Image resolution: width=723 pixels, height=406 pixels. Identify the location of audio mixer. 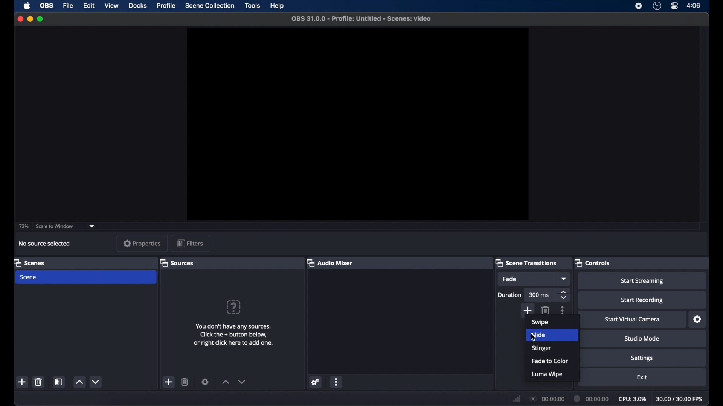
(332, 263).